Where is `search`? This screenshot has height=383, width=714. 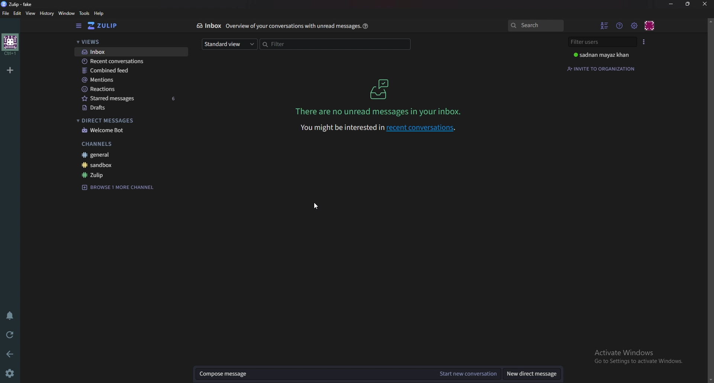 search is located at coordinates (537, 25).